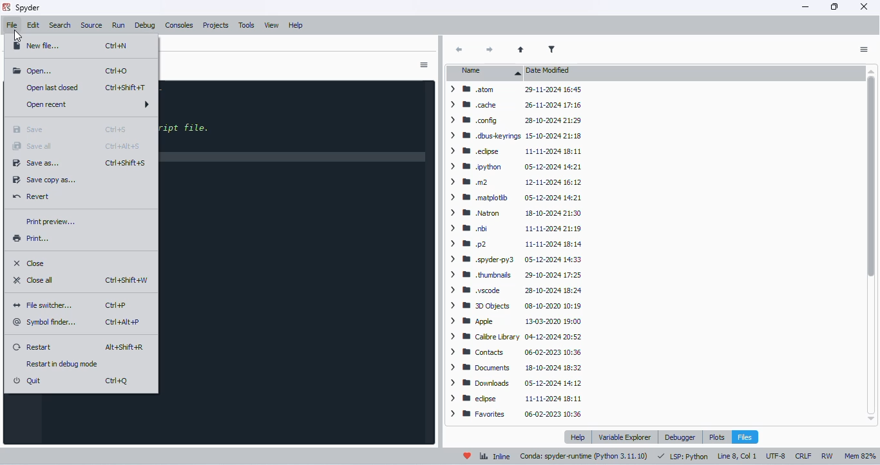 This screenshot has width=880, height=465. Describe the element at coordinates (62, 364) in the screenshot. I see `restart debug mode` at that location.